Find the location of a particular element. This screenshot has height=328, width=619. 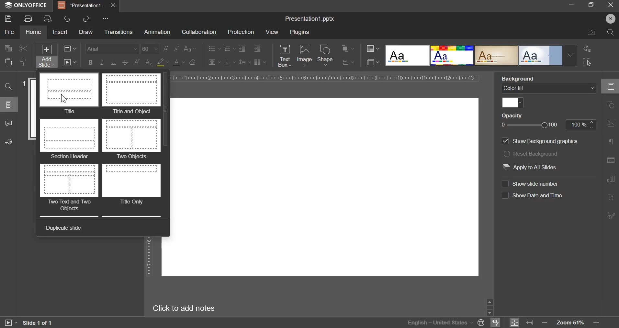

slide 1 of 1 is located at coordinates (36, 323).